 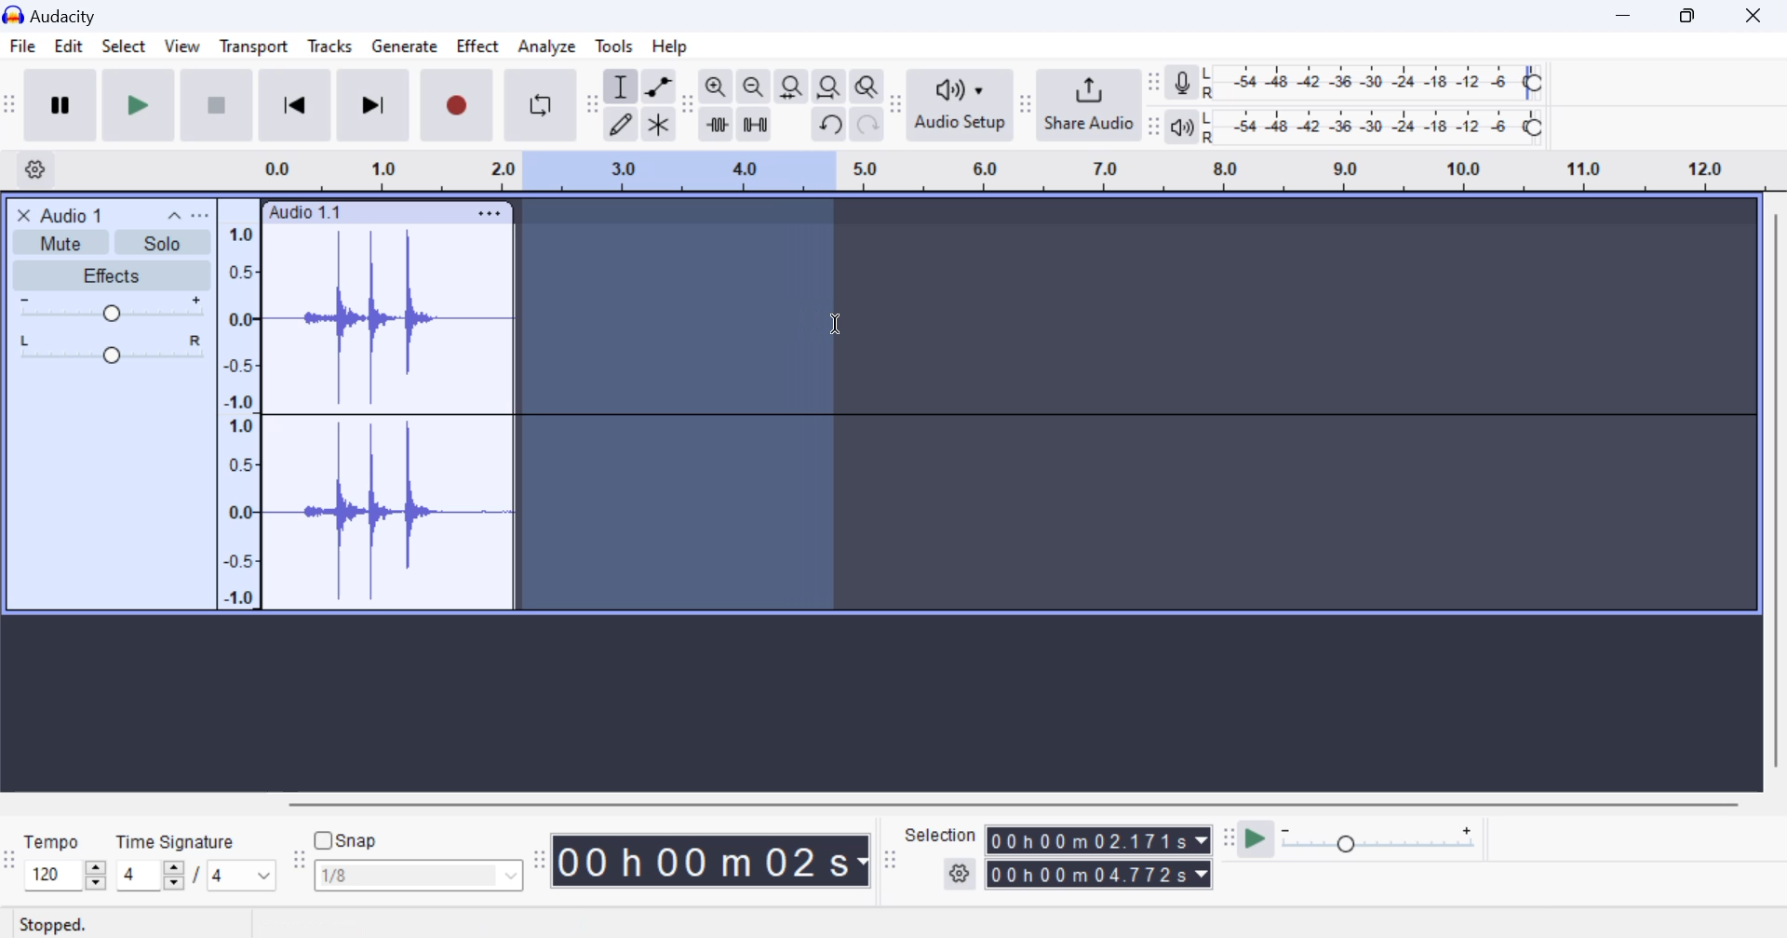 What do you see at coordinates (1626, 15) in the screenshot?
I see `Restore Down` at bounding box center [1626, 15].